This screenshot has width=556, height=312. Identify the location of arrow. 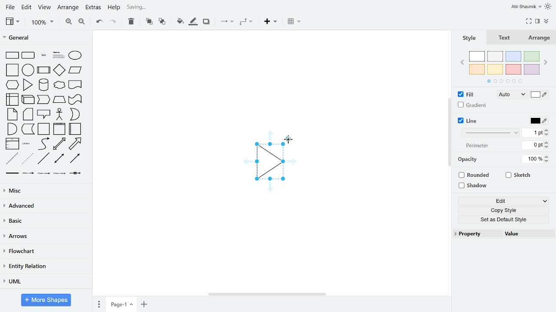
(77, 143).